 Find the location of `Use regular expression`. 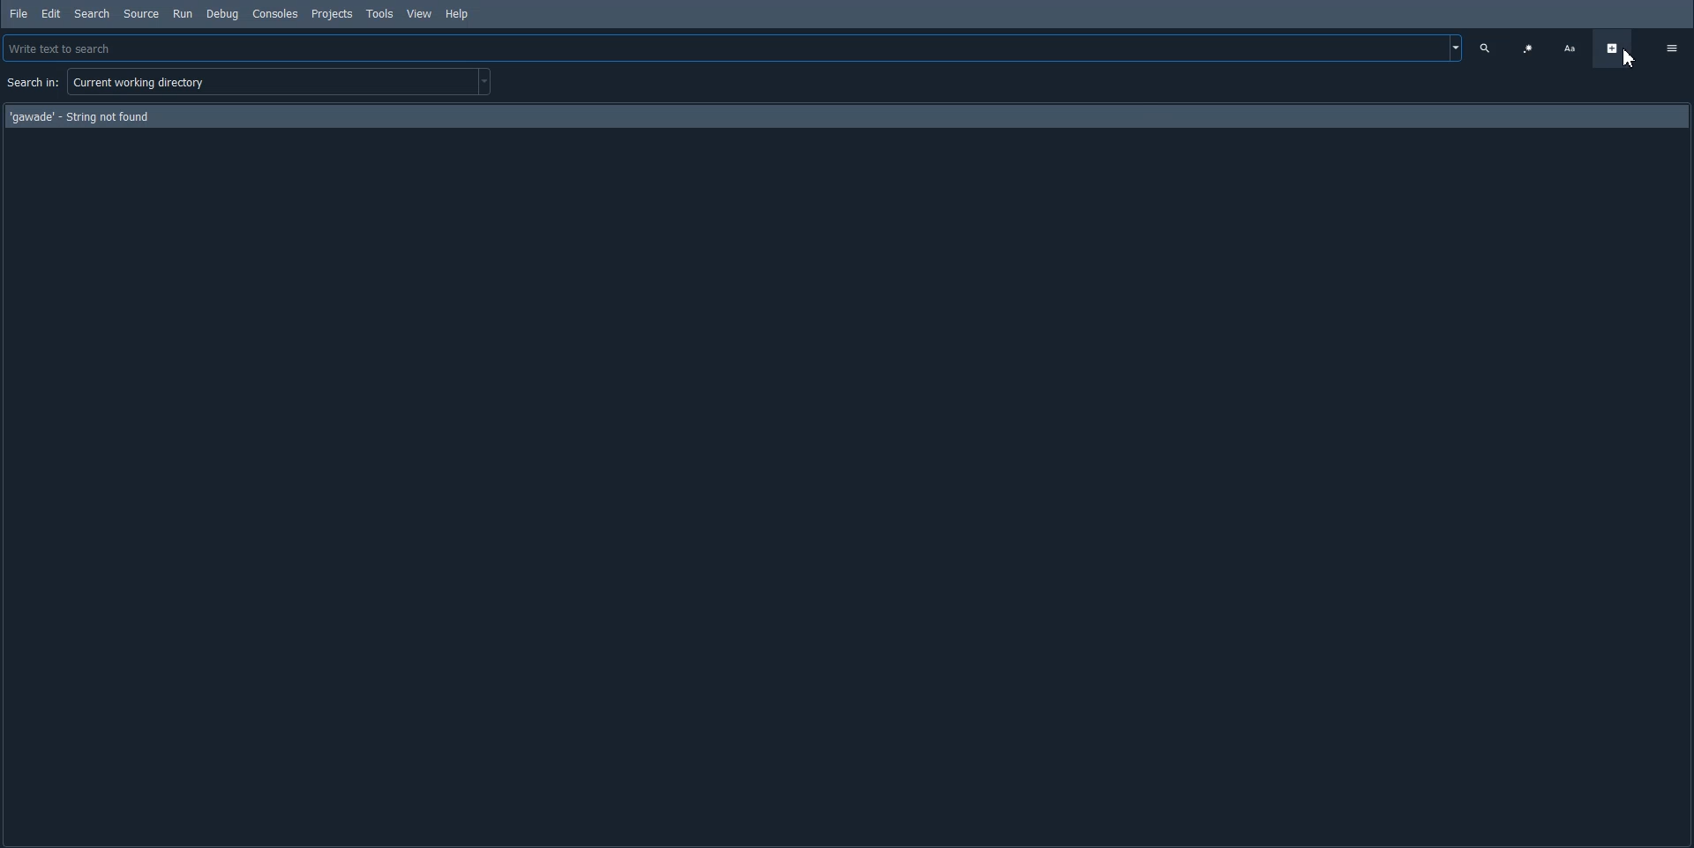

Use regular expression is located at coordinates (1528, 48).